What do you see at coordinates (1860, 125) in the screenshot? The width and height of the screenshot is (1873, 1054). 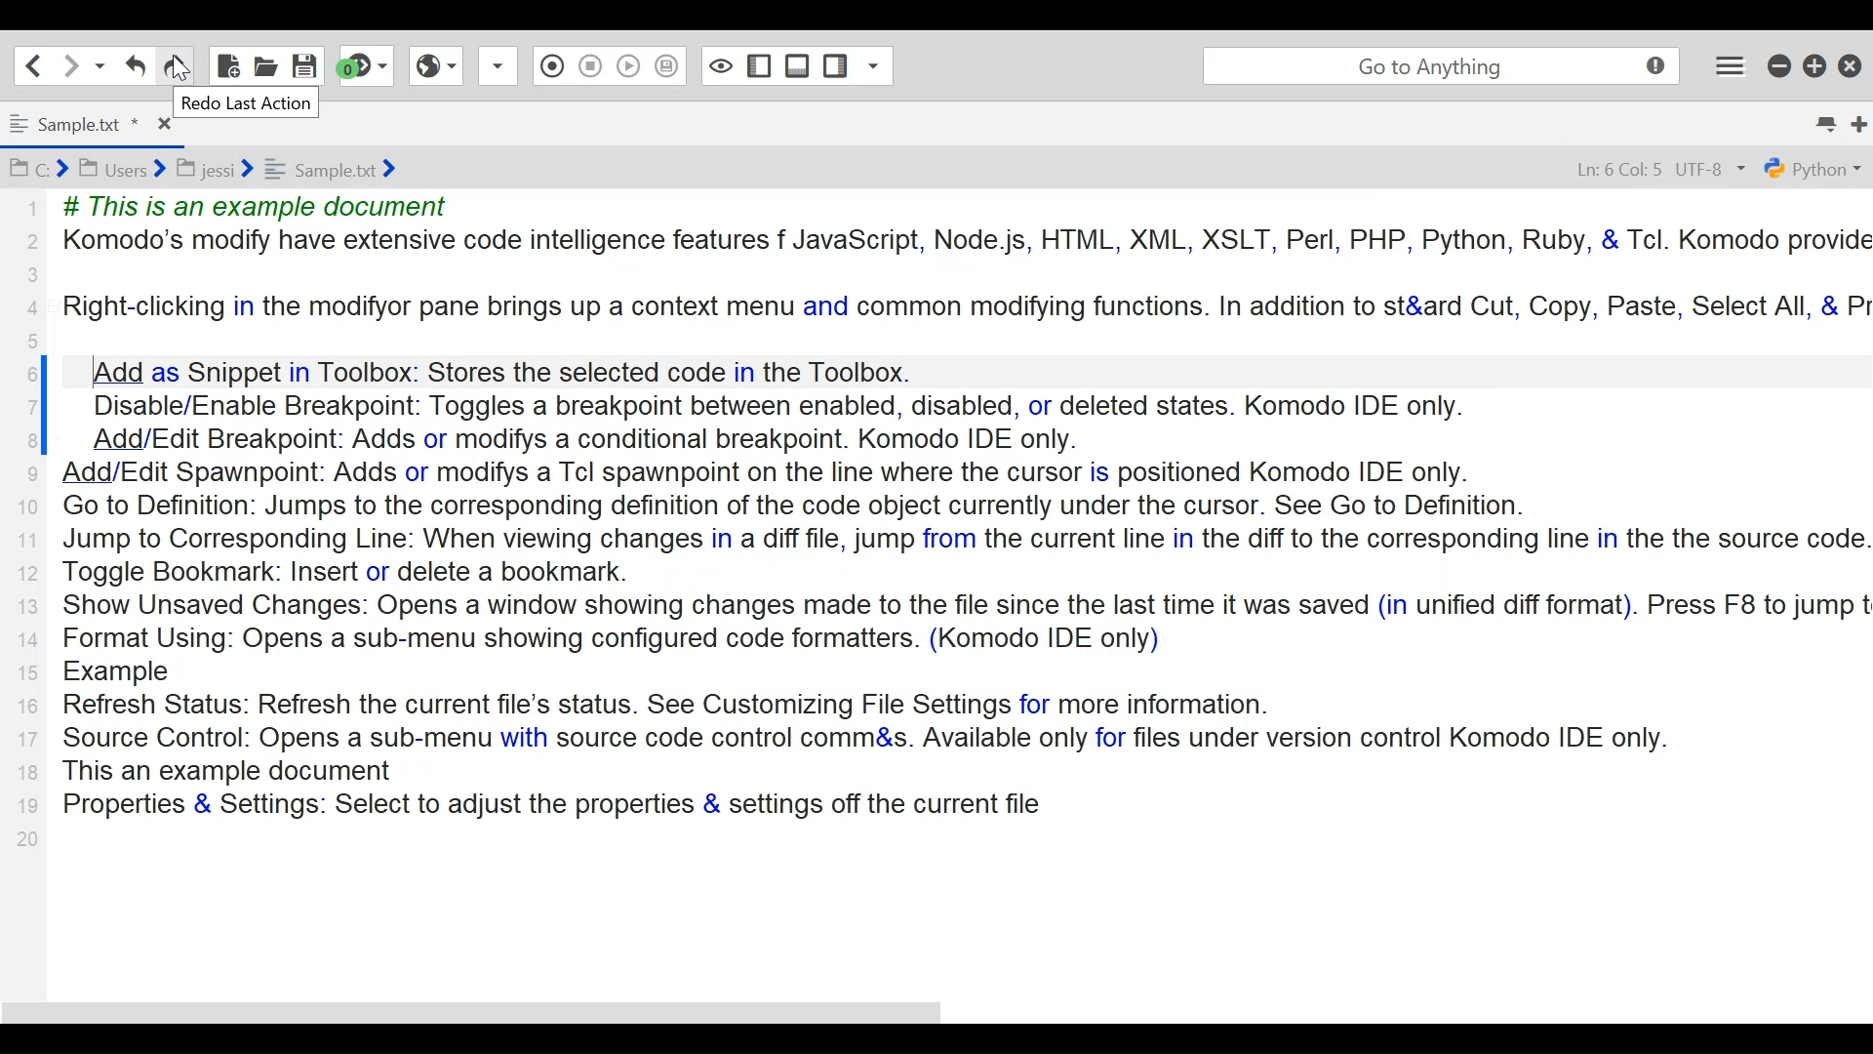 I see `New Tab` at bounding box center [1860, 125].